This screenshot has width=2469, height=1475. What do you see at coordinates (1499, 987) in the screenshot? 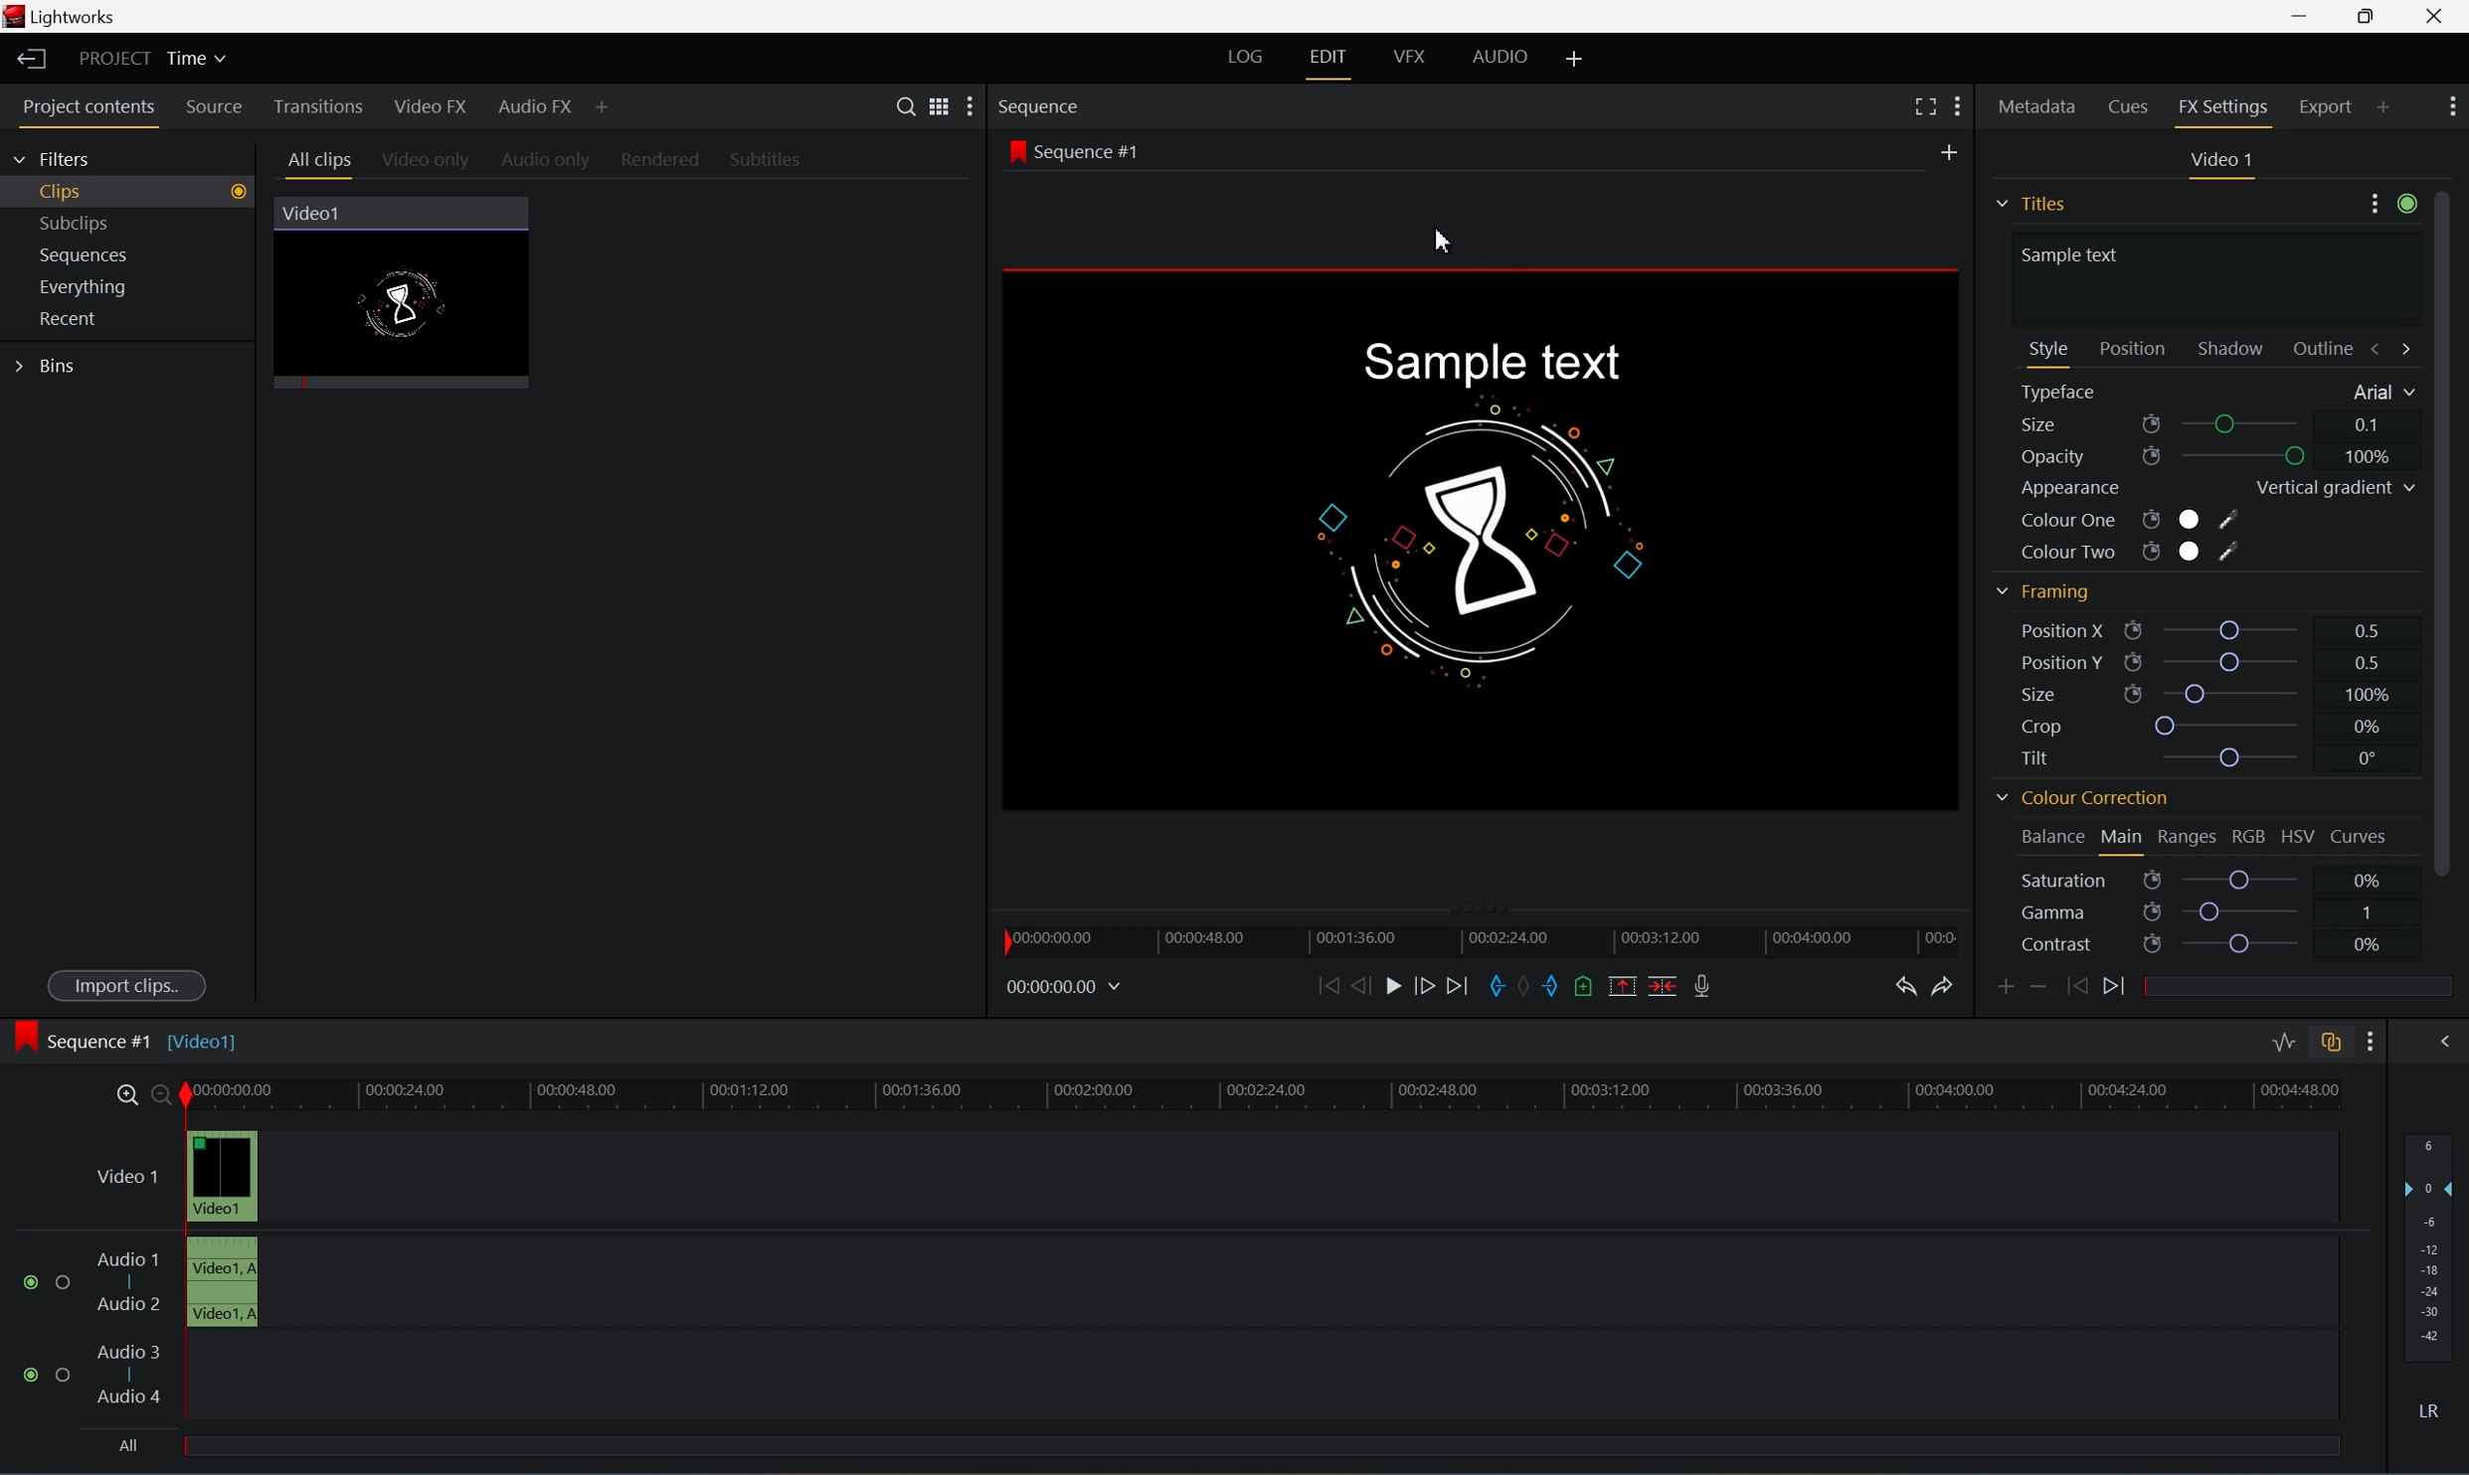
I see `Add an 'in' mark at the current position` at bounding box center [1499, 987].